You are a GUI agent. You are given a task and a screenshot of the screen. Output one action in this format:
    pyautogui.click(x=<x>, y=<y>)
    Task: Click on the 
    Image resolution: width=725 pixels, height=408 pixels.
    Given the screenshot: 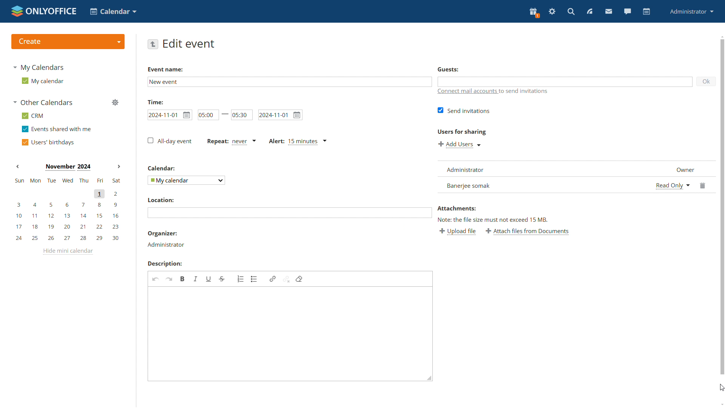 What is the action you would take?
    pyautogui.click(x=162, y=168)
    